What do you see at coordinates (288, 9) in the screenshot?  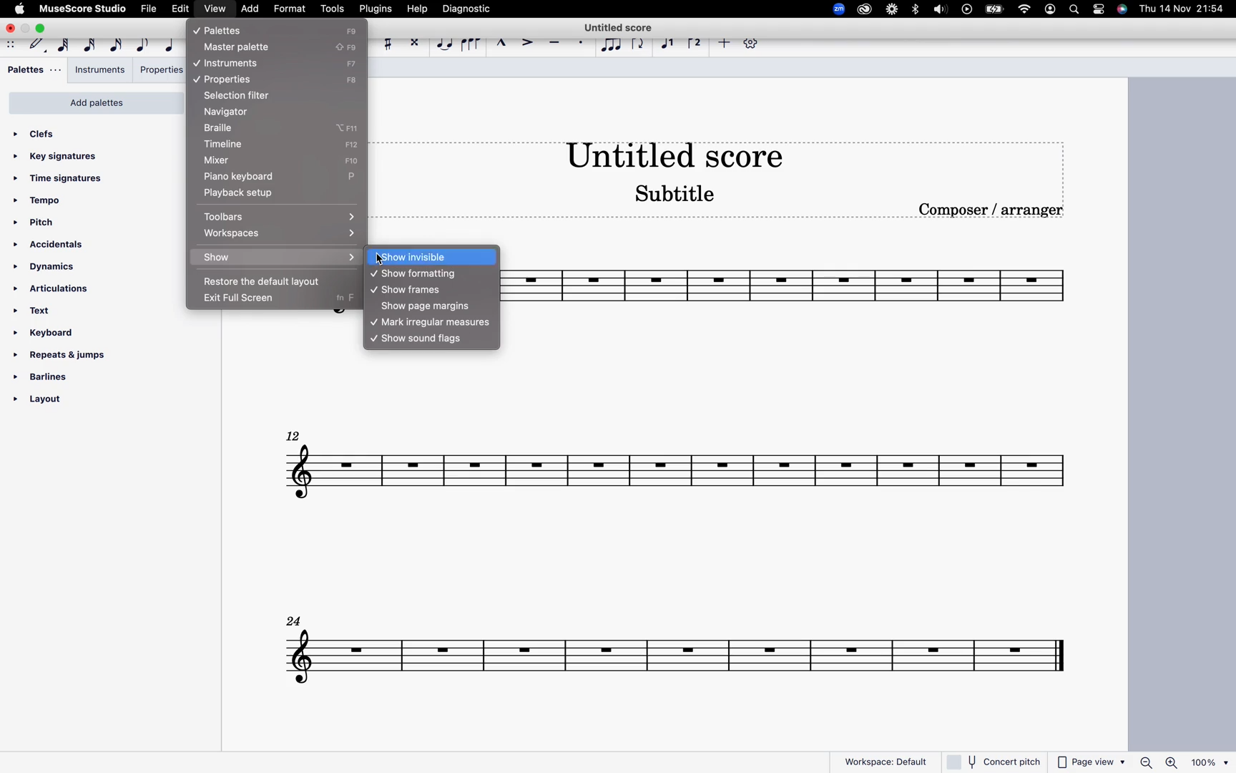 I see `format` at bounding box center [288, 9].